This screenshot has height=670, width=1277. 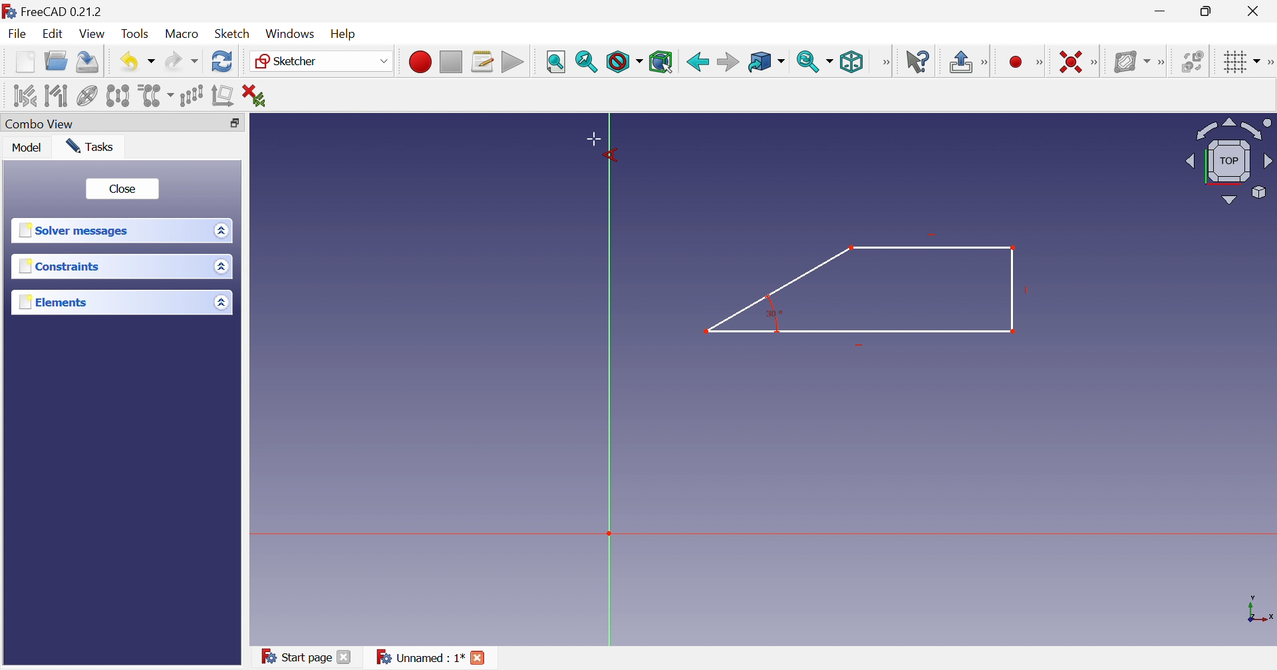 I want to click on Close, so click(x=346, y=659).